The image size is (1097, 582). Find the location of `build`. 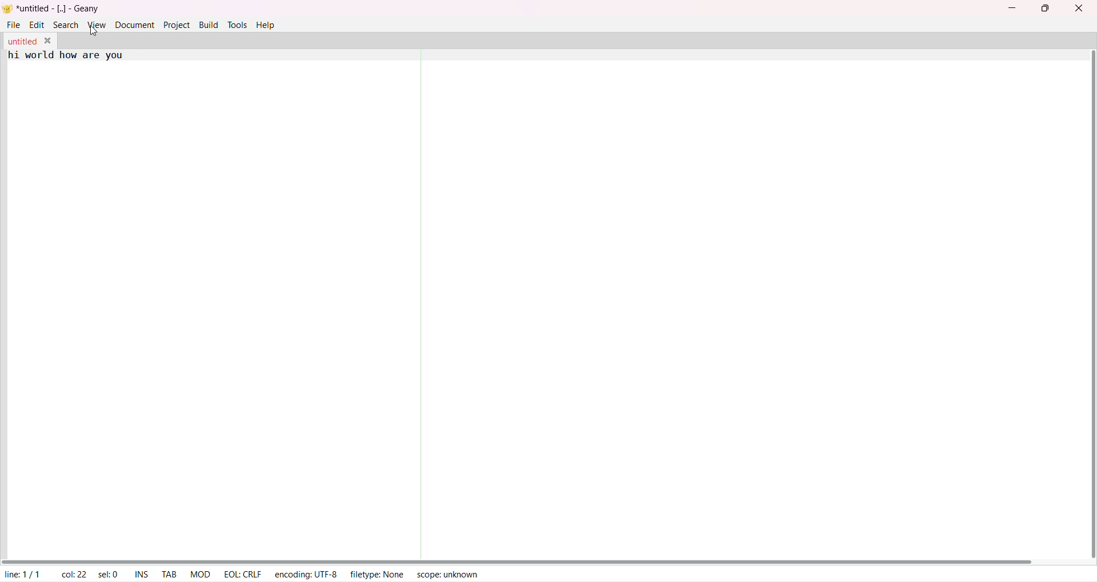

build is located at coordinates (210, 24).